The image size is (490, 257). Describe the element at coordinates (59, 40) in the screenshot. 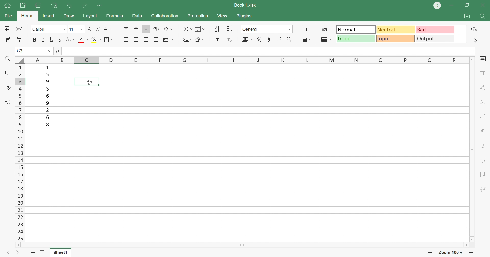

I see `Strikethrough` at that location.